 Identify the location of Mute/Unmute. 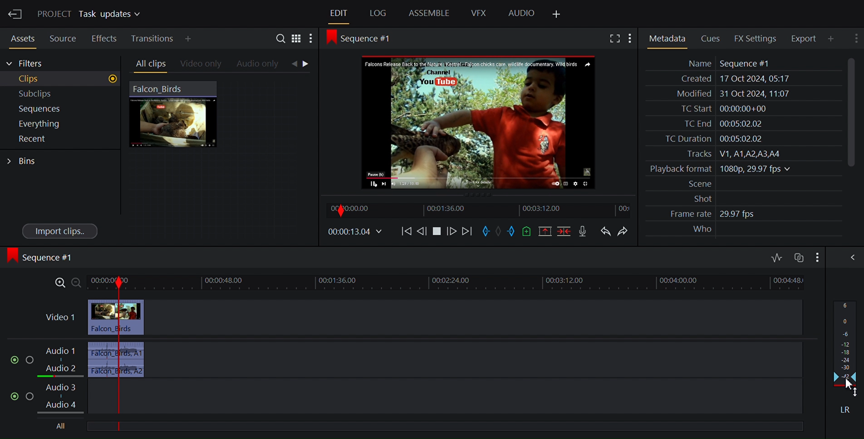
(11, 358).